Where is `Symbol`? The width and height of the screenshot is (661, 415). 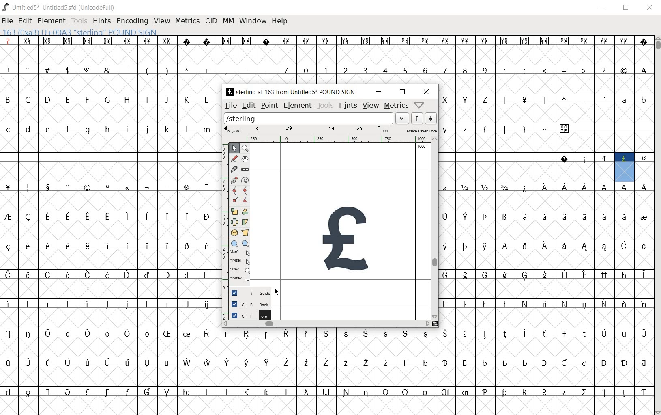
Symbol is located at coordinates (28, 333).